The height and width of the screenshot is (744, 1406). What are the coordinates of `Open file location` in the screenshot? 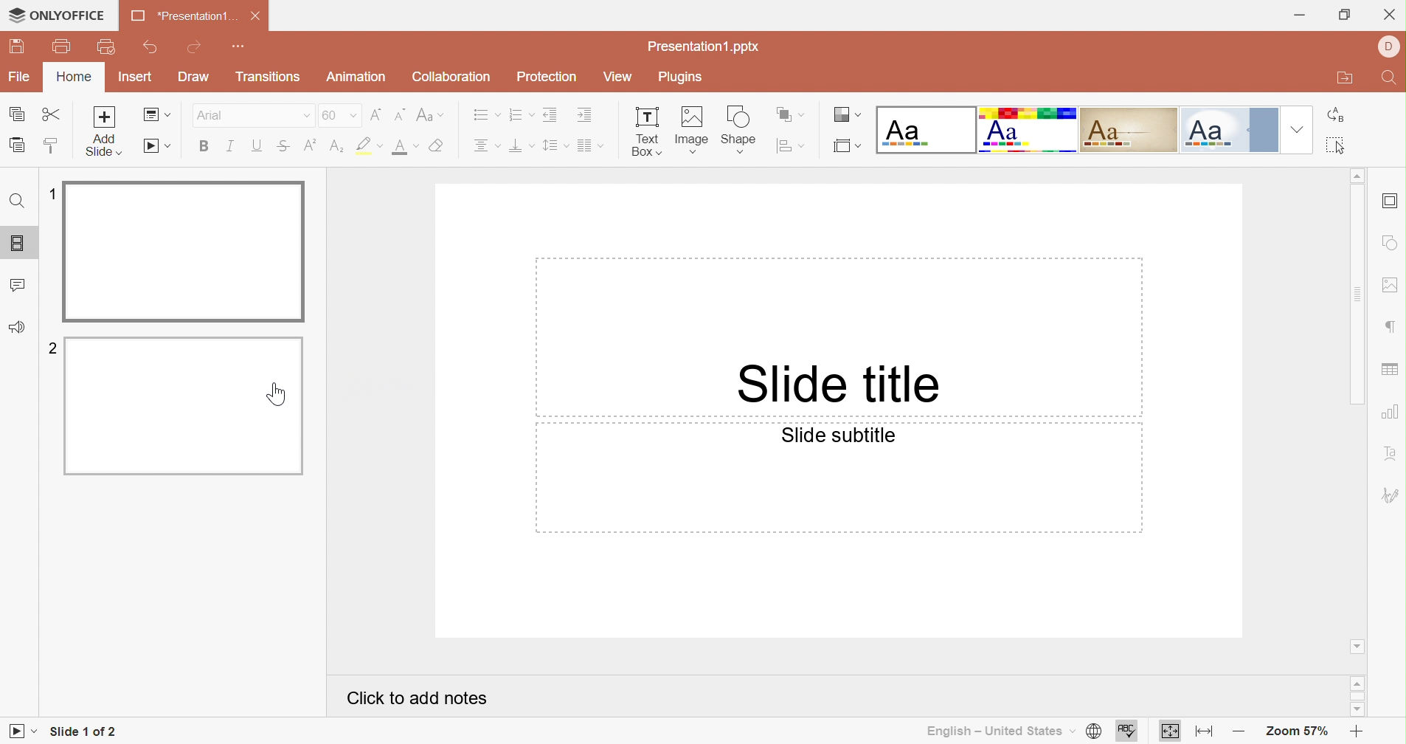 It's located at (1337, 80).